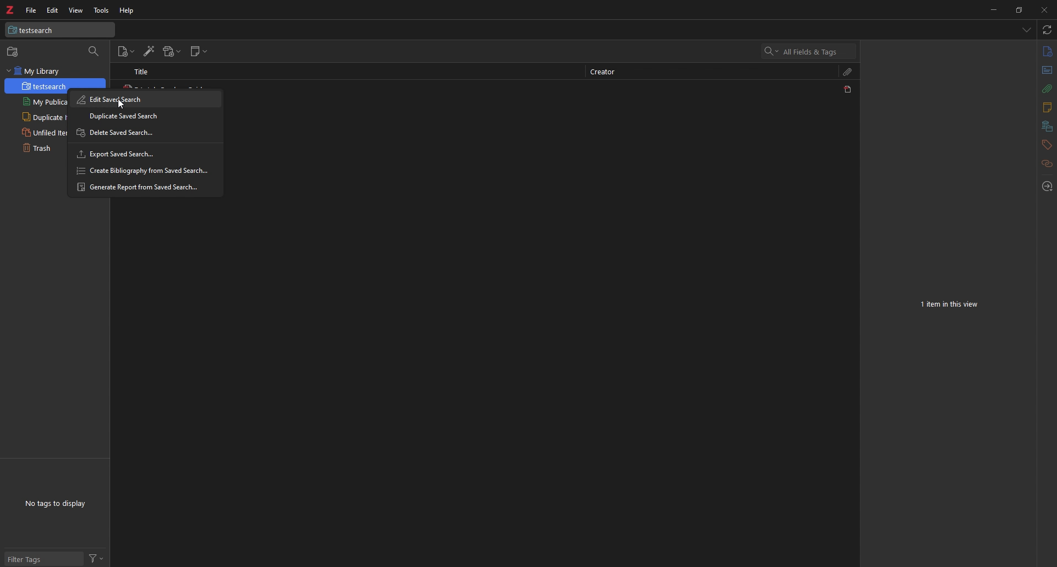 Image resolution: width=1057 pixels, height=567 pixels. I want to click on Filter, so click(96, 558).